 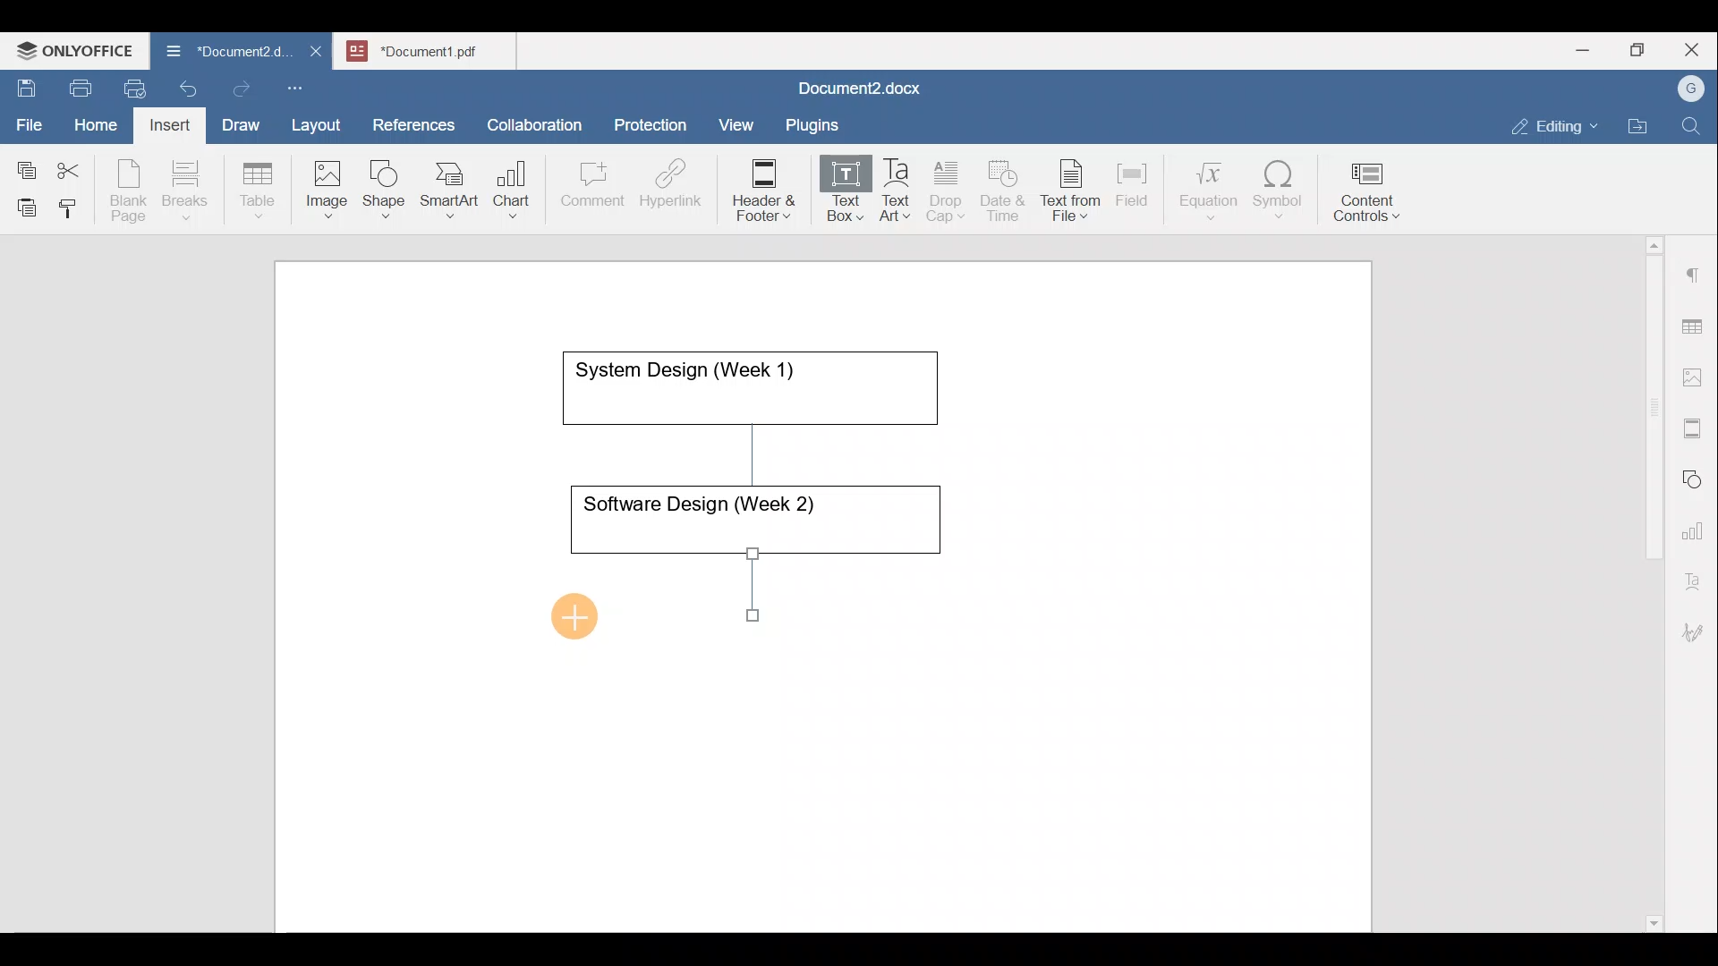 I want to click on Drop cap, so click(x=949, y=189).